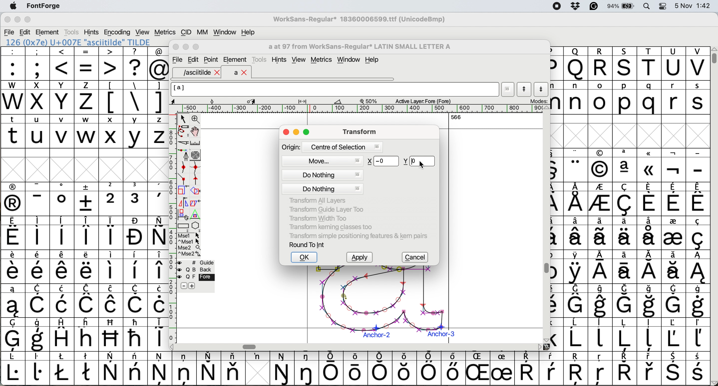  What do you see at coordinates (87, 301) in the screenshot?
I see `symbol` at bounding box center [87, 301].